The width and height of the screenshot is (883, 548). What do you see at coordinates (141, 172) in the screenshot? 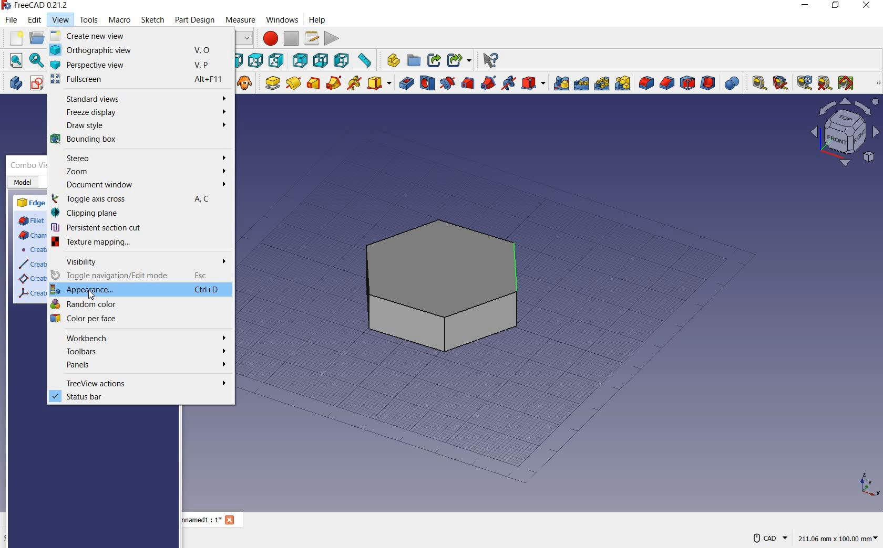
I see `zoom` at bounding box center [141, 172].